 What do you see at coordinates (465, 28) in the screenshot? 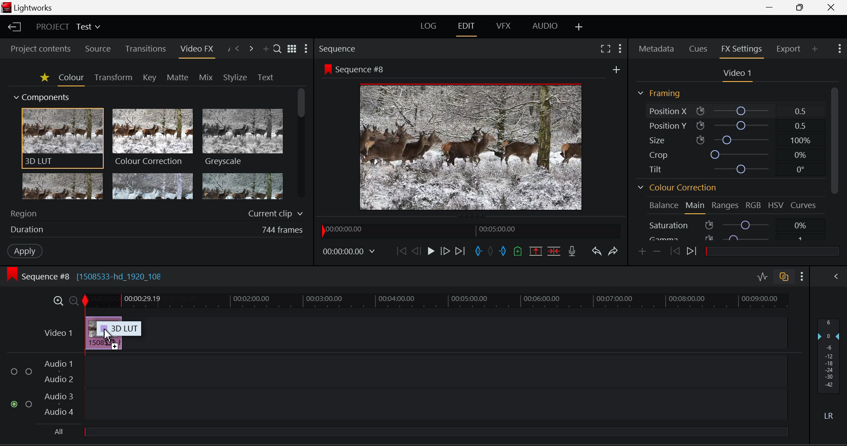
I see `EDIT Layout` at bounding box center [465, 28].